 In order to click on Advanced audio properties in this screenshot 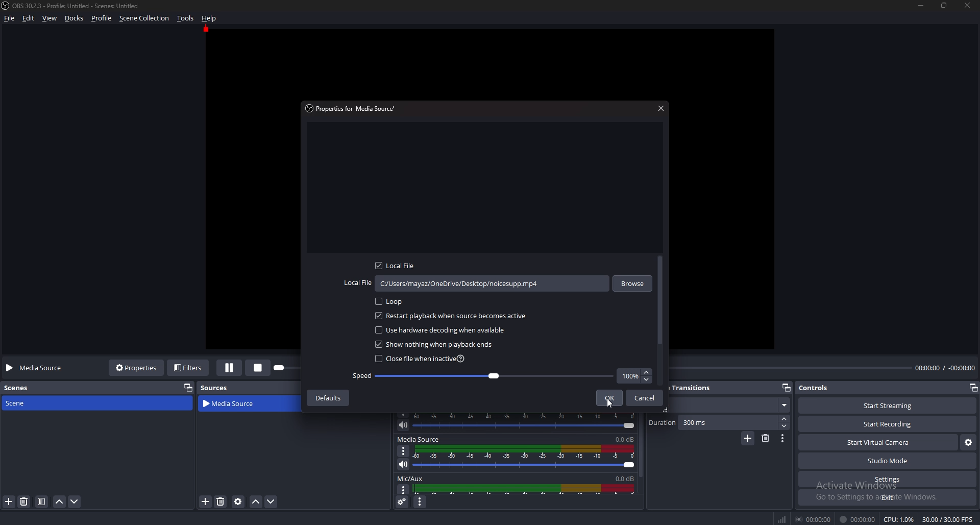, I will do `click(403, 502)`.